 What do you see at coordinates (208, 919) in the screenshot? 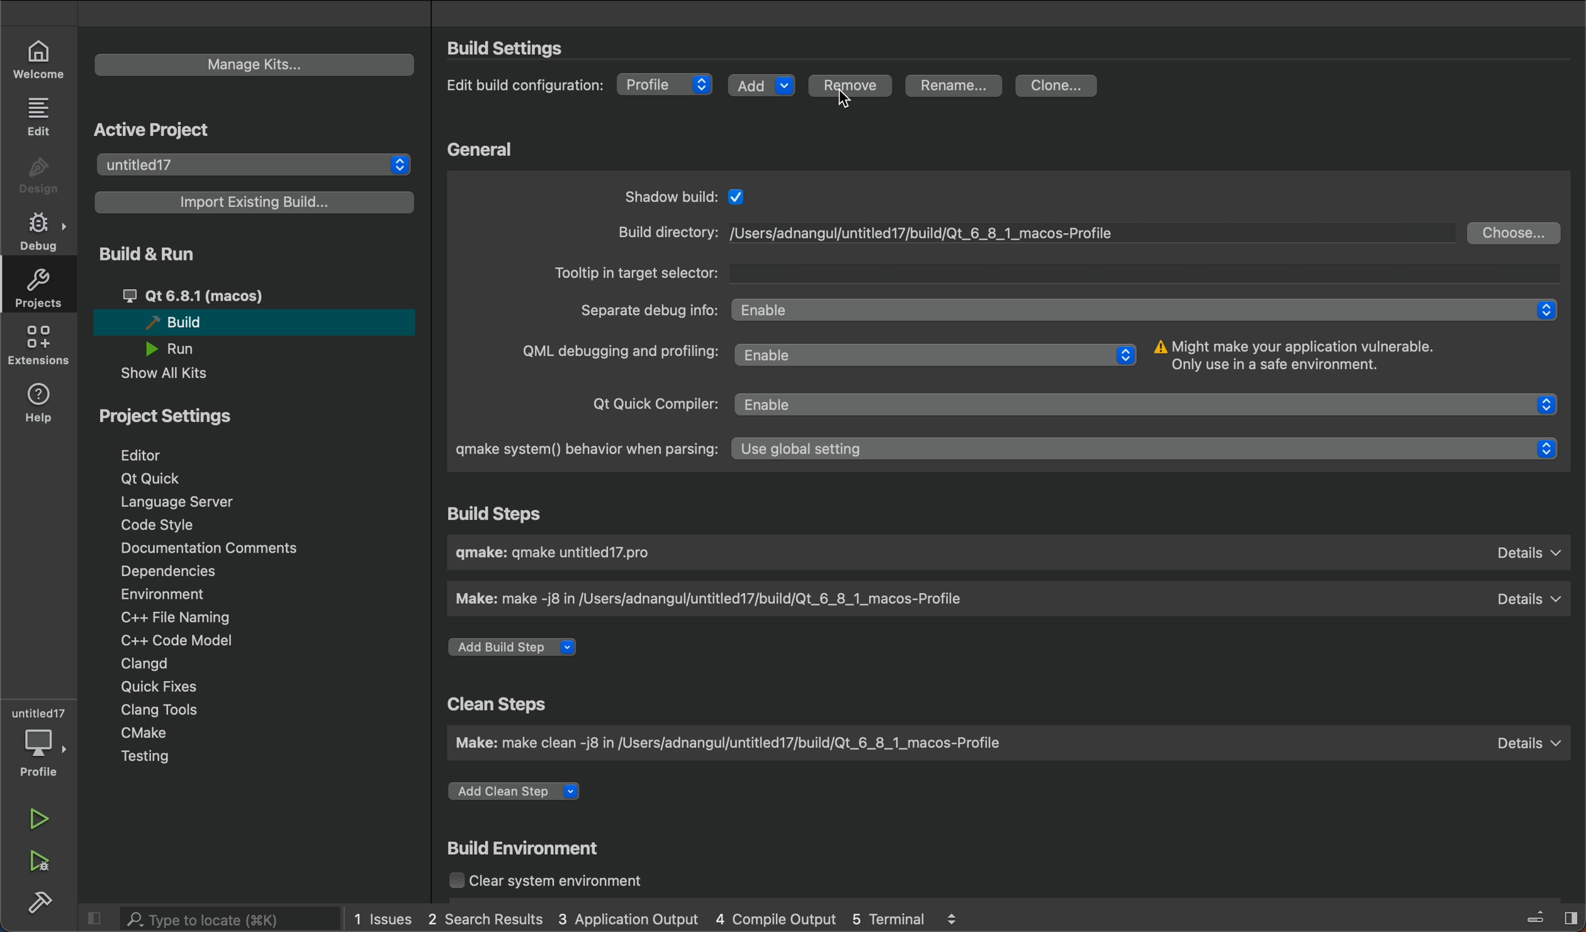
I see `search` at bounding box center [208, 919].